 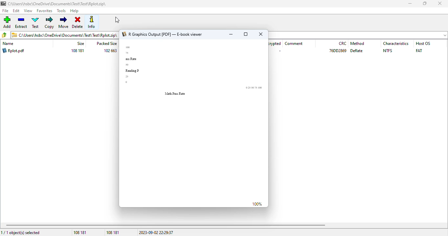 I want to click on delete, so click(x=78, y=22).